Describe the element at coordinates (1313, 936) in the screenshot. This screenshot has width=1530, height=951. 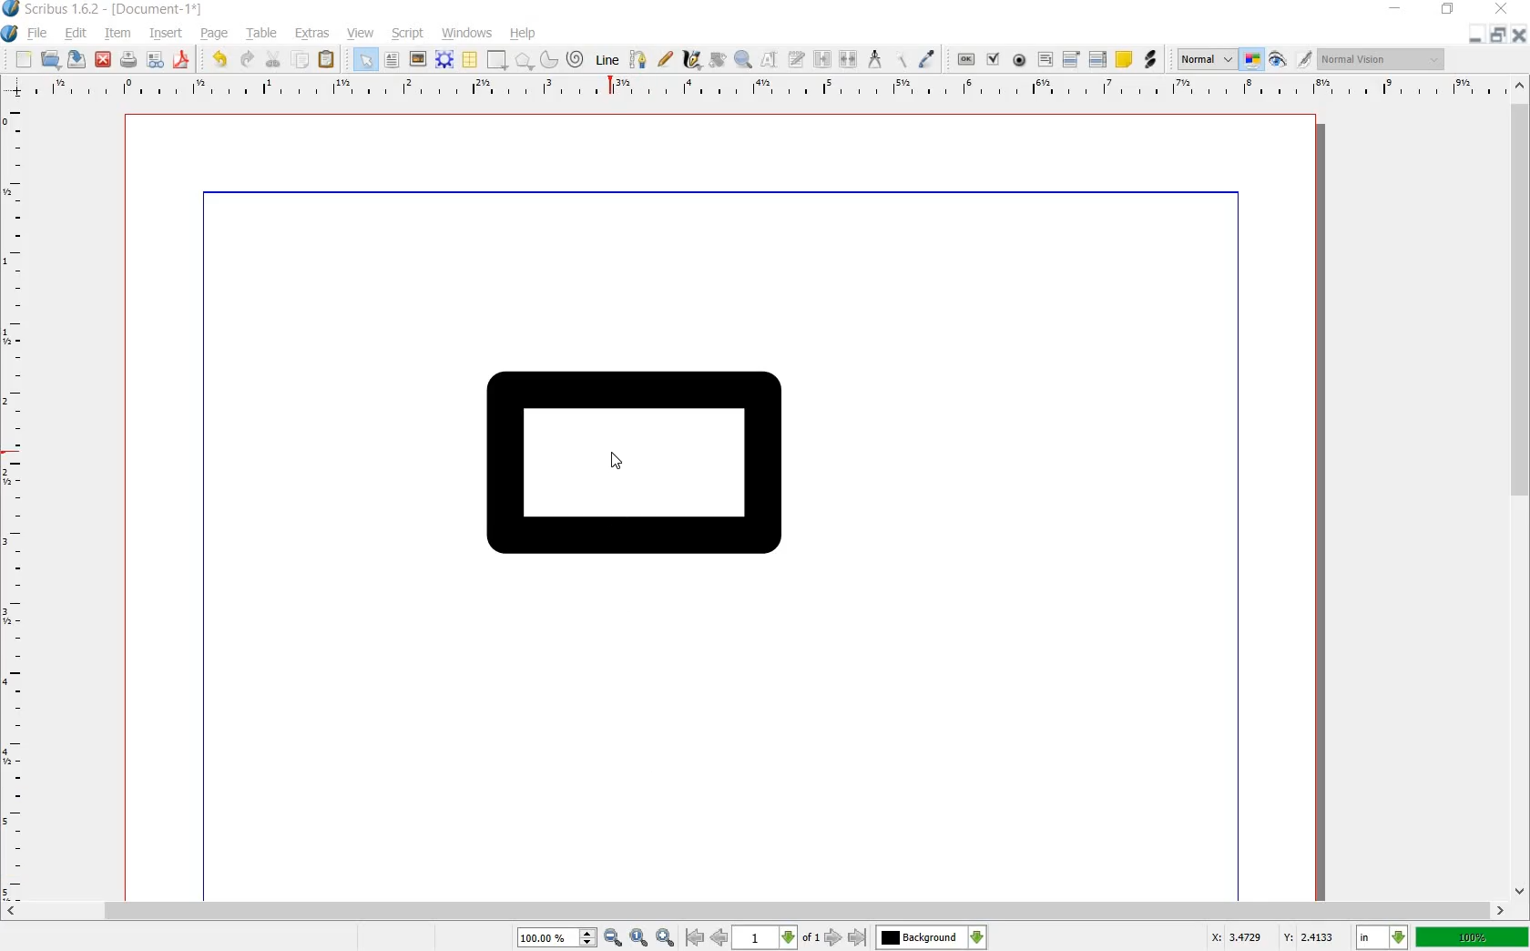
I see `coordinate y:2.4133` at that location.